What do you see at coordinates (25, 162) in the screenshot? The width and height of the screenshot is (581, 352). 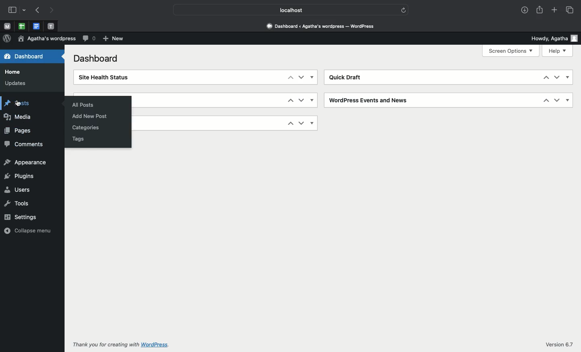 I see `Appearance` at bounding box center [25, 162].